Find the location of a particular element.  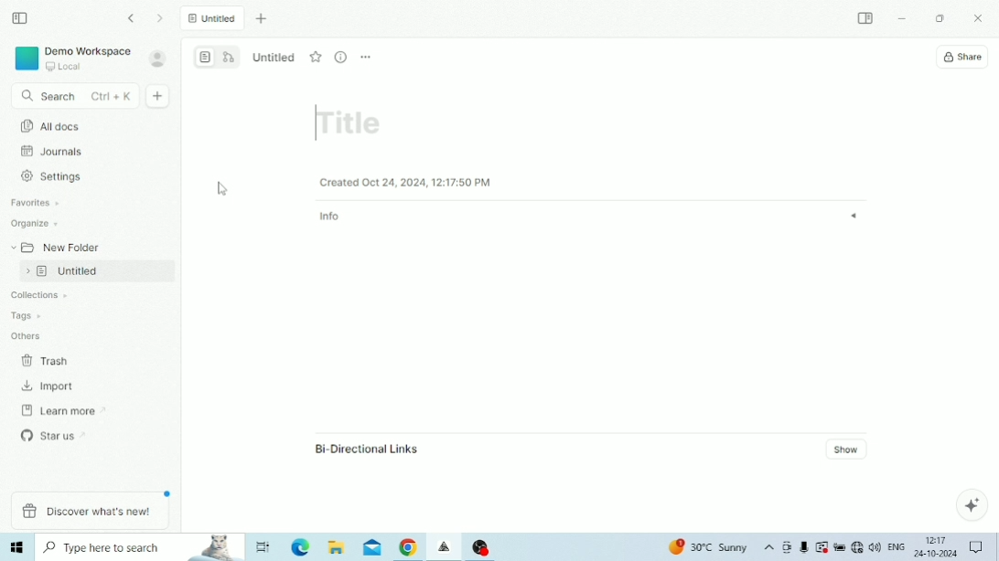

Trash is located at coordinates (50, 360).